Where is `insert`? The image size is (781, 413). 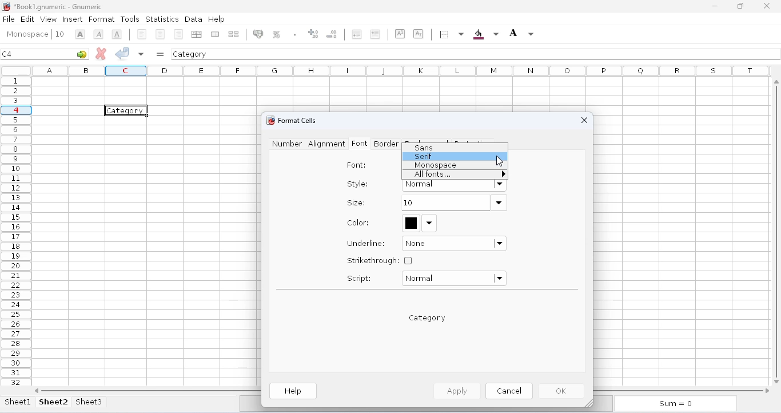
insert is located at coordinates (73, 19).